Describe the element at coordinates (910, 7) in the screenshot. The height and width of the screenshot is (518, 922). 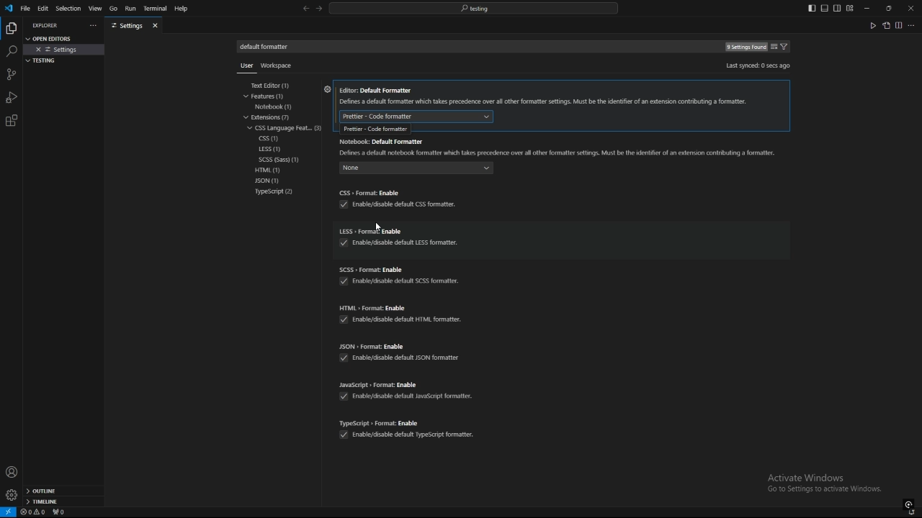
I see `close` at that location.